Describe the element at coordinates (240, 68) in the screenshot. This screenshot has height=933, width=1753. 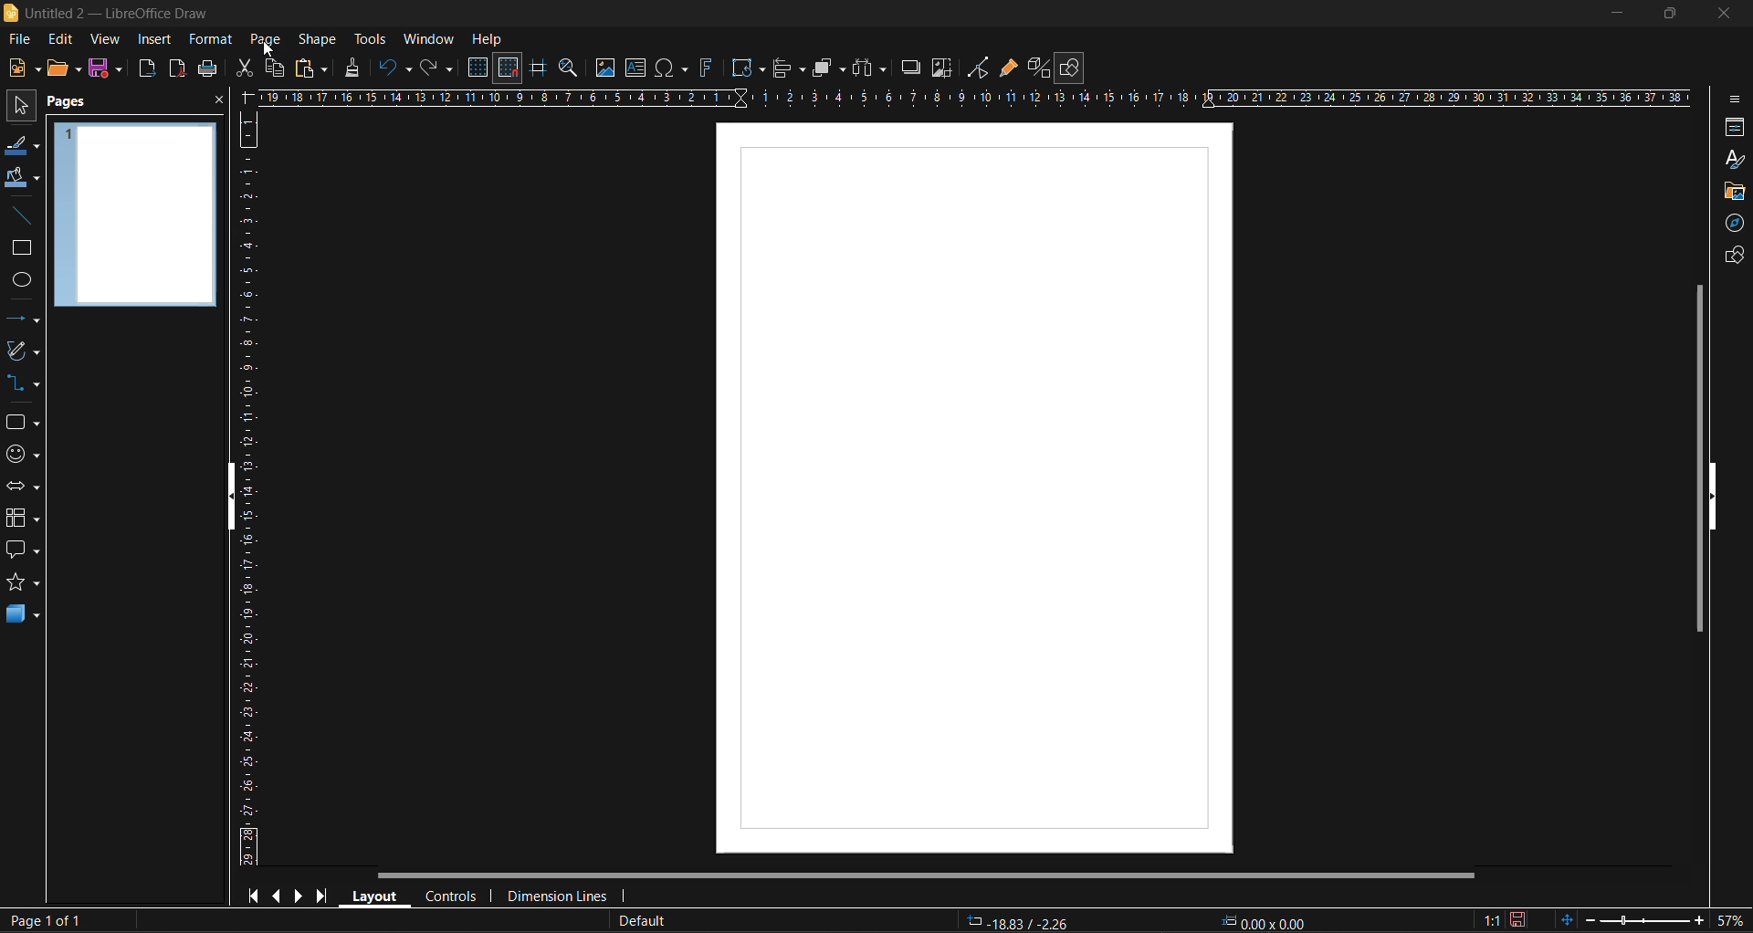
I see `cut` at that location.